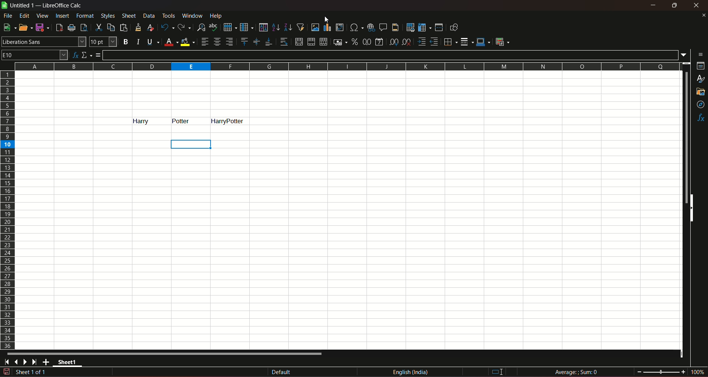 The width and height of the screenshot is (708, 377). I want to click on sheet, so click(129, 16).